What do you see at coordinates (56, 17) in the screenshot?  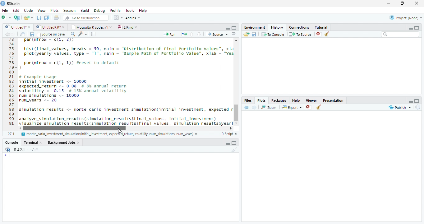 I see `Print` at bounding box center [56, 17].